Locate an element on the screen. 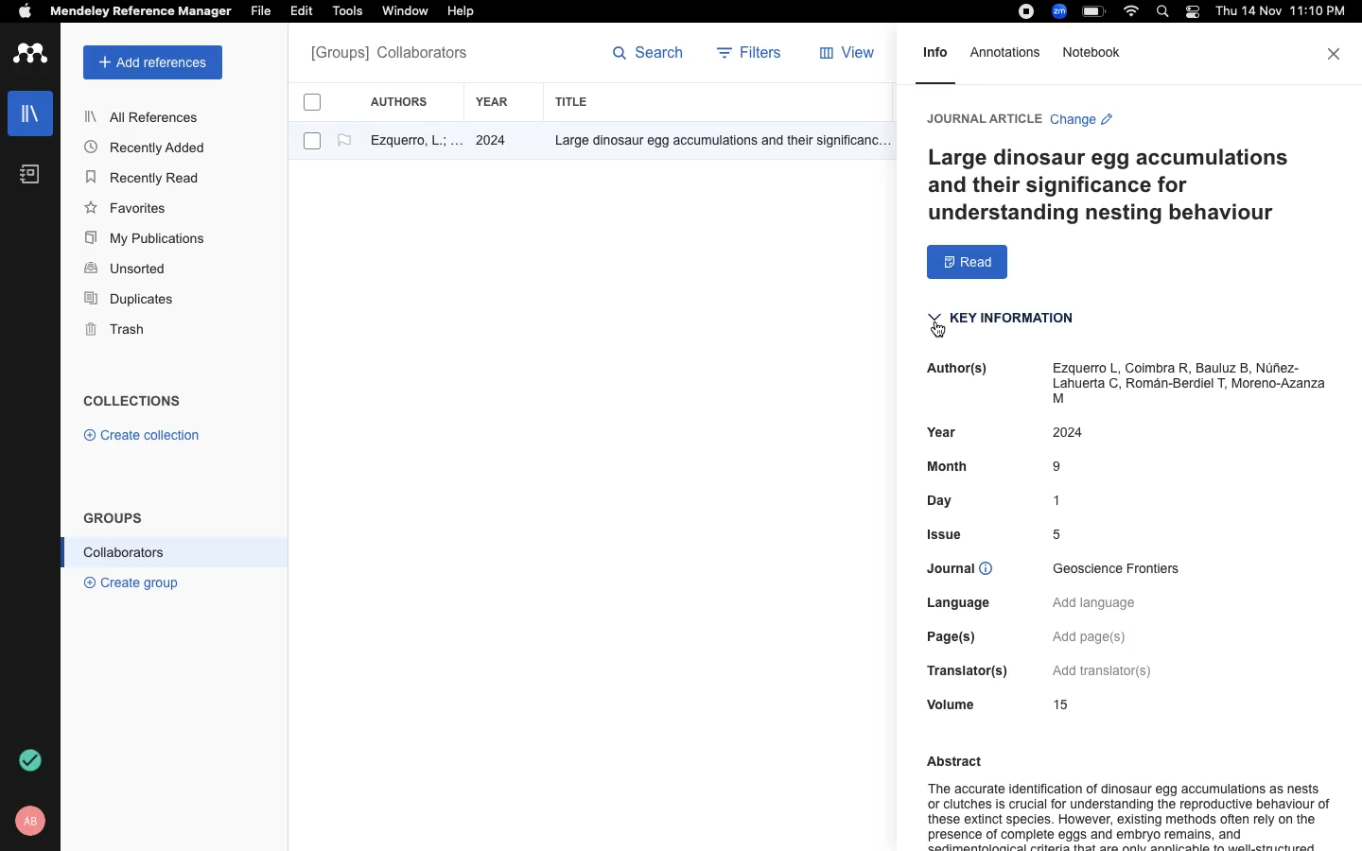  Journal  is located at coordinates (970, 571).